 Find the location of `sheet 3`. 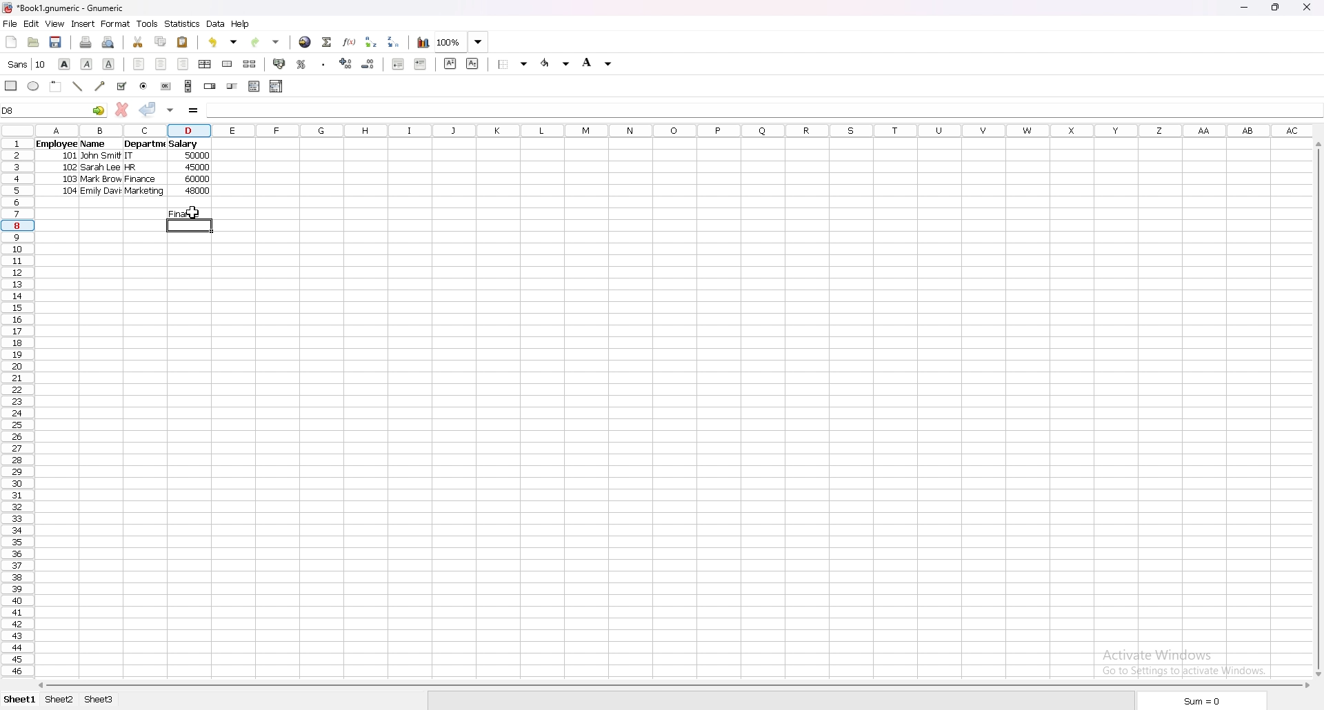

sheet 3 is located at coordinates (99, 700).